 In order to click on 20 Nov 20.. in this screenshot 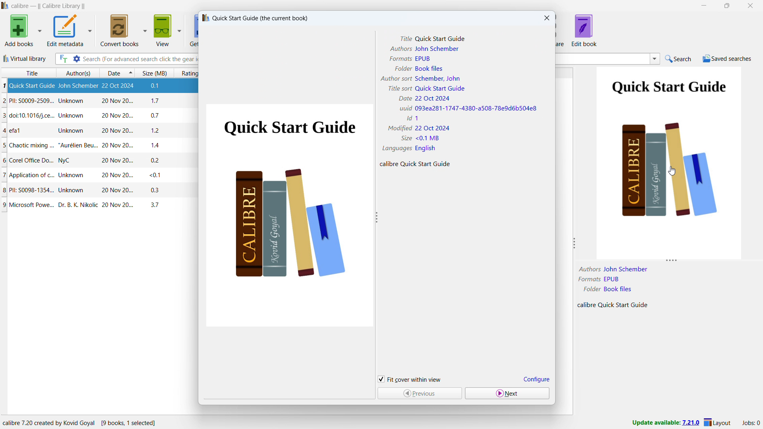, I will do `click(118, 101)`.